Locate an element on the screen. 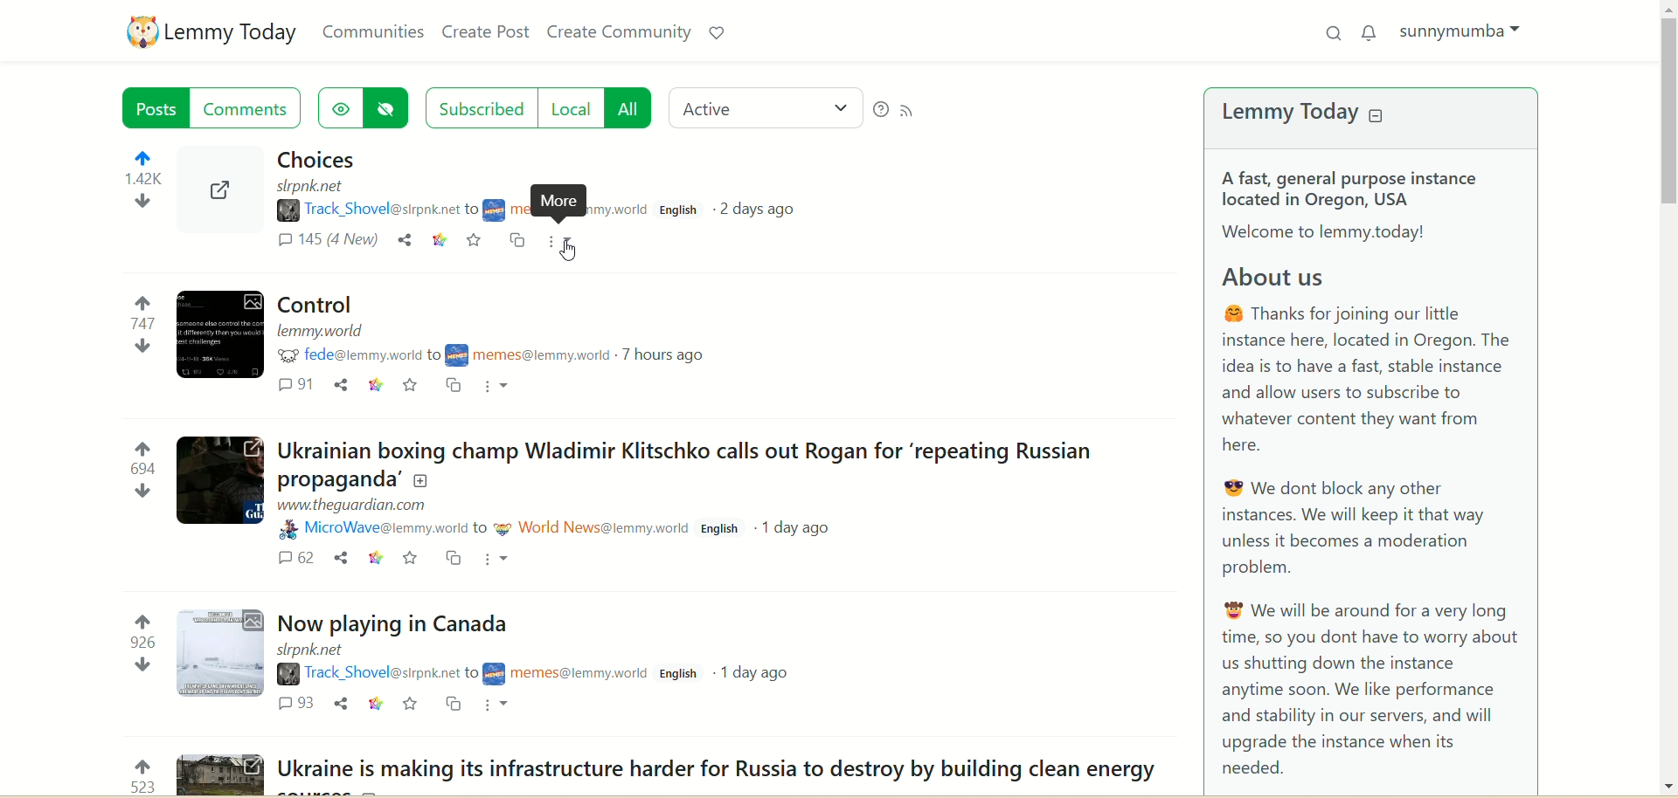 This screenshot has height=798, width=1678. share is located at coordinates (406, 240).